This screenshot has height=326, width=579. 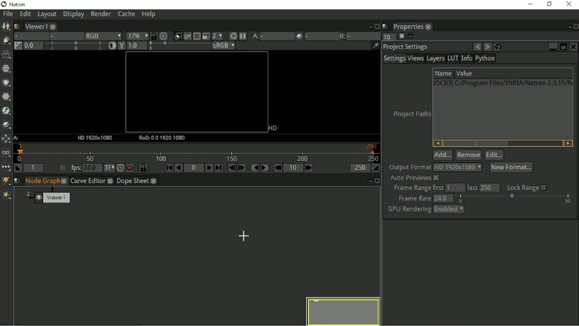 What do you see at coordinates (16, 25) in the screenshot?
I see `Script name` at bounding box center [16, 25].